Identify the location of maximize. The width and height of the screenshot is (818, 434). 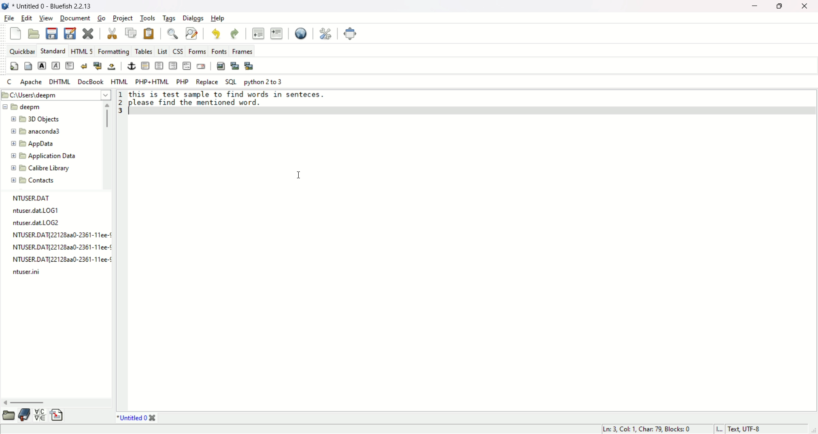
(780, 7).